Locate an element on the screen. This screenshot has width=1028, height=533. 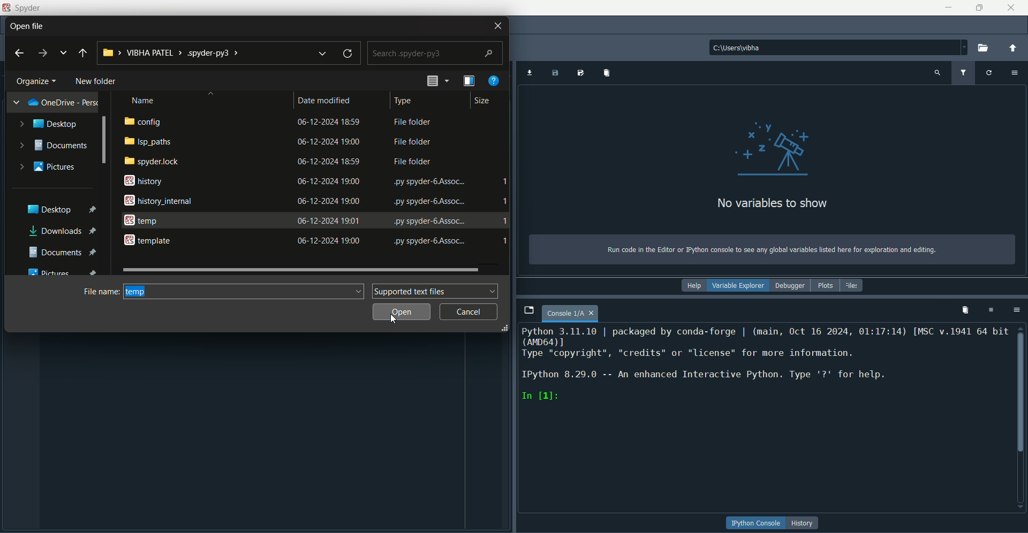
refresh variable is located at coordinates (991, 73).